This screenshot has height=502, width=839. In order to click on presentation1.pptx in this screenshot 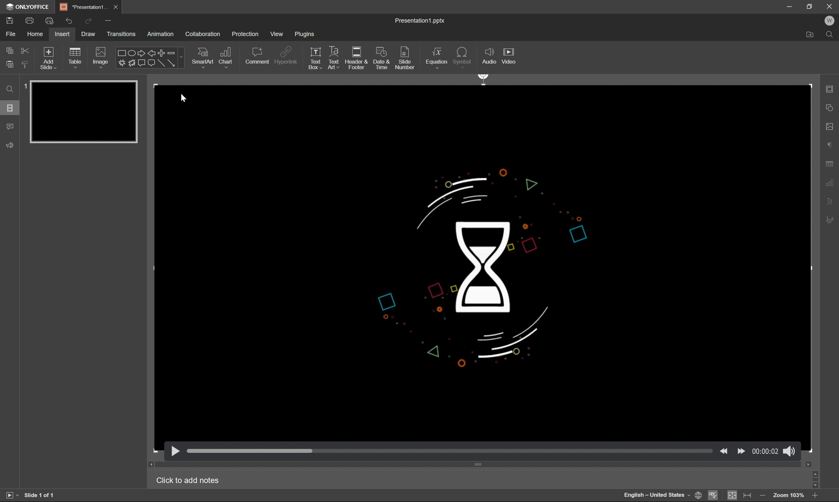, I will do `click(419, 21)`.